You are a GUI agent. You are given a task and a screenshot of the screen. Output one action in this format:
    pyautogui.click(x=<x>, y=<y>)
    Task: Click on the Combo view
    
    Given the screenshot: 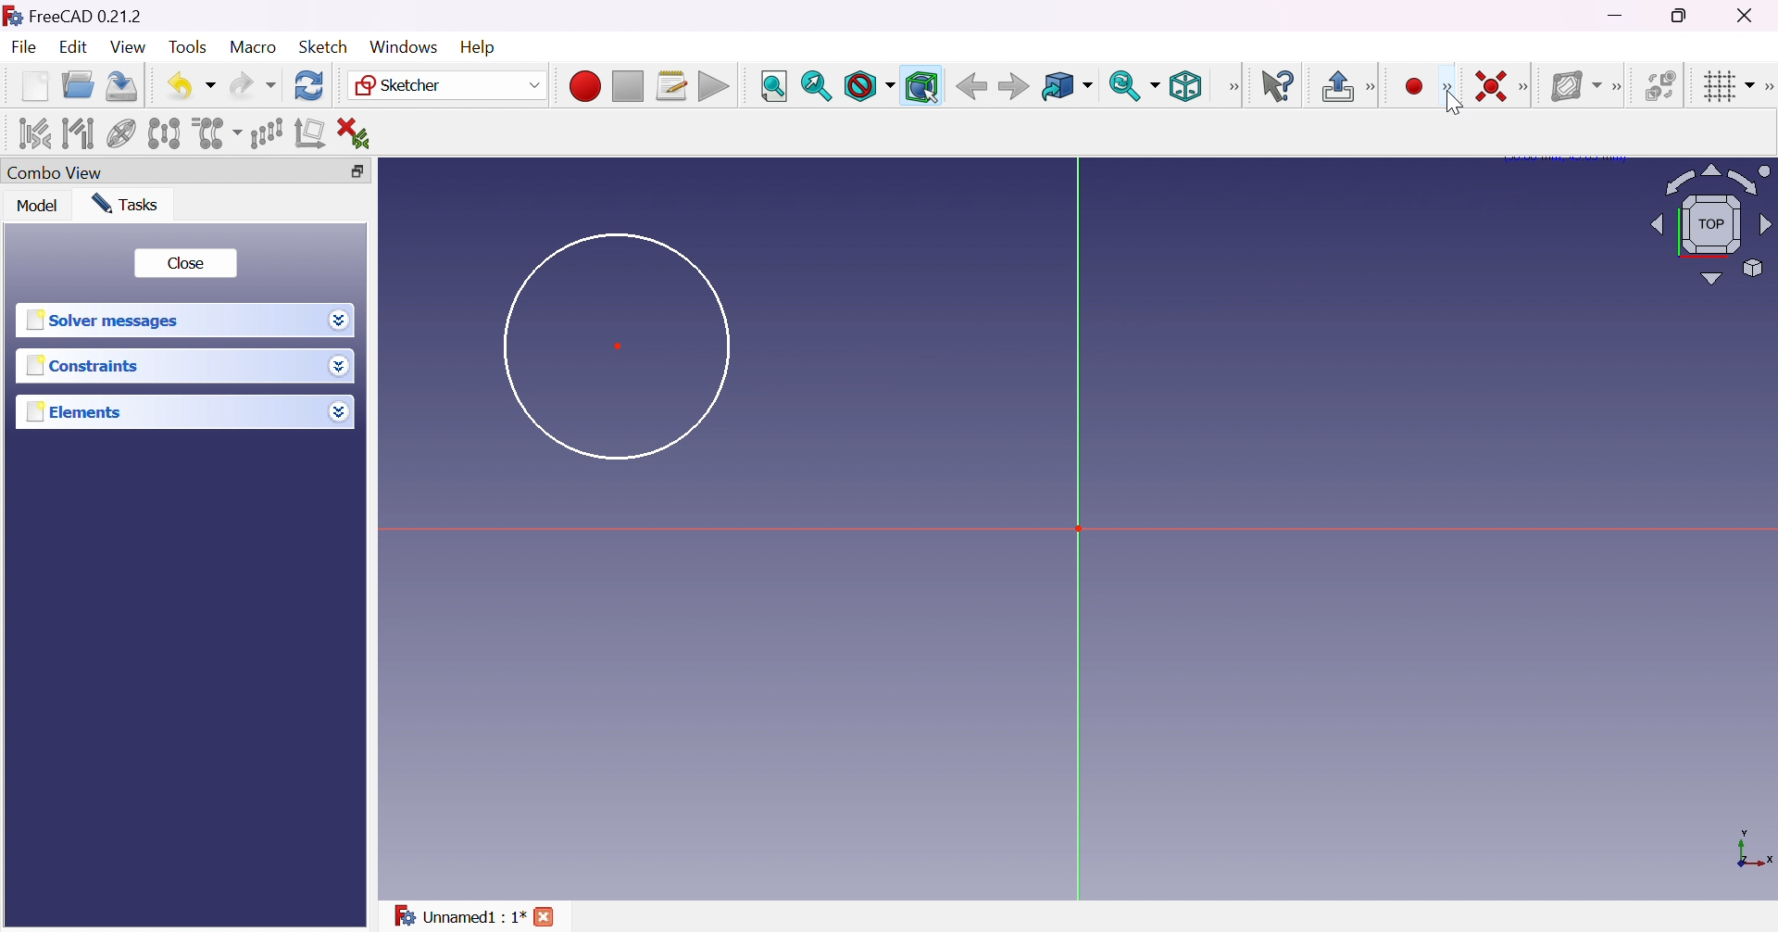 What is the action you would take?
    pyautogui.click(x=55, y=174)
    